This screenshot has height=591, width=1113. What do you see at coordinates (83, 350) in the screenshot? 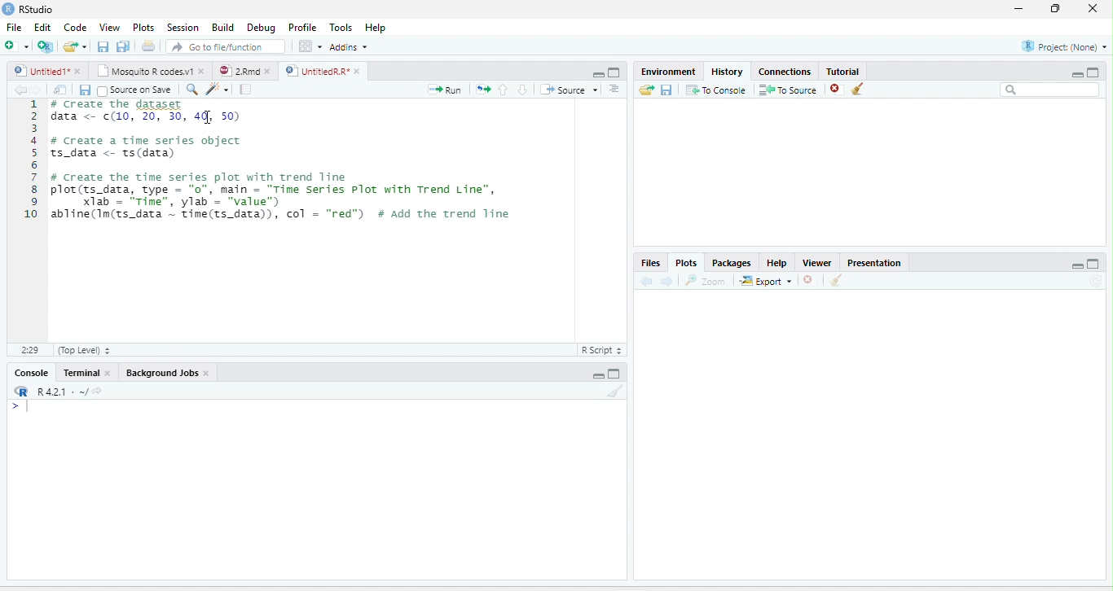
I see `(Top Level)` at bounding box center [83, 350].